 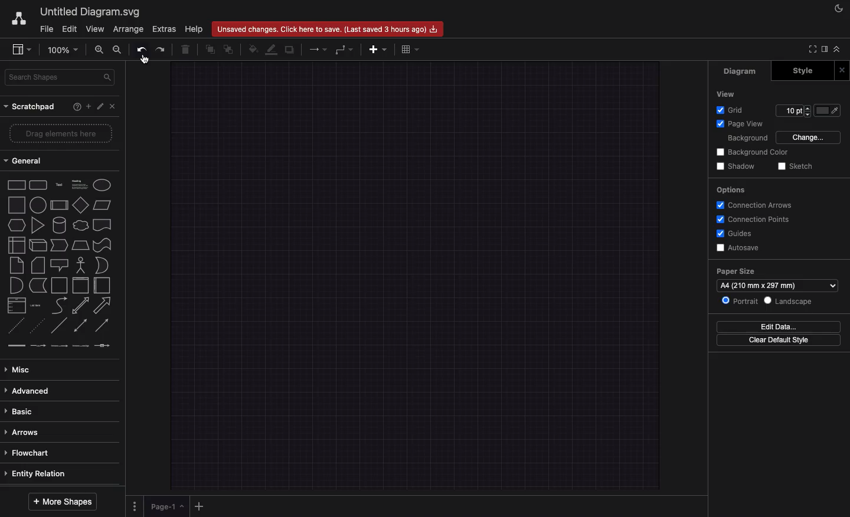 What do you see at coordinates (210, 48) in the screenshot?
I see `To front` at bounding box center [210, 48].